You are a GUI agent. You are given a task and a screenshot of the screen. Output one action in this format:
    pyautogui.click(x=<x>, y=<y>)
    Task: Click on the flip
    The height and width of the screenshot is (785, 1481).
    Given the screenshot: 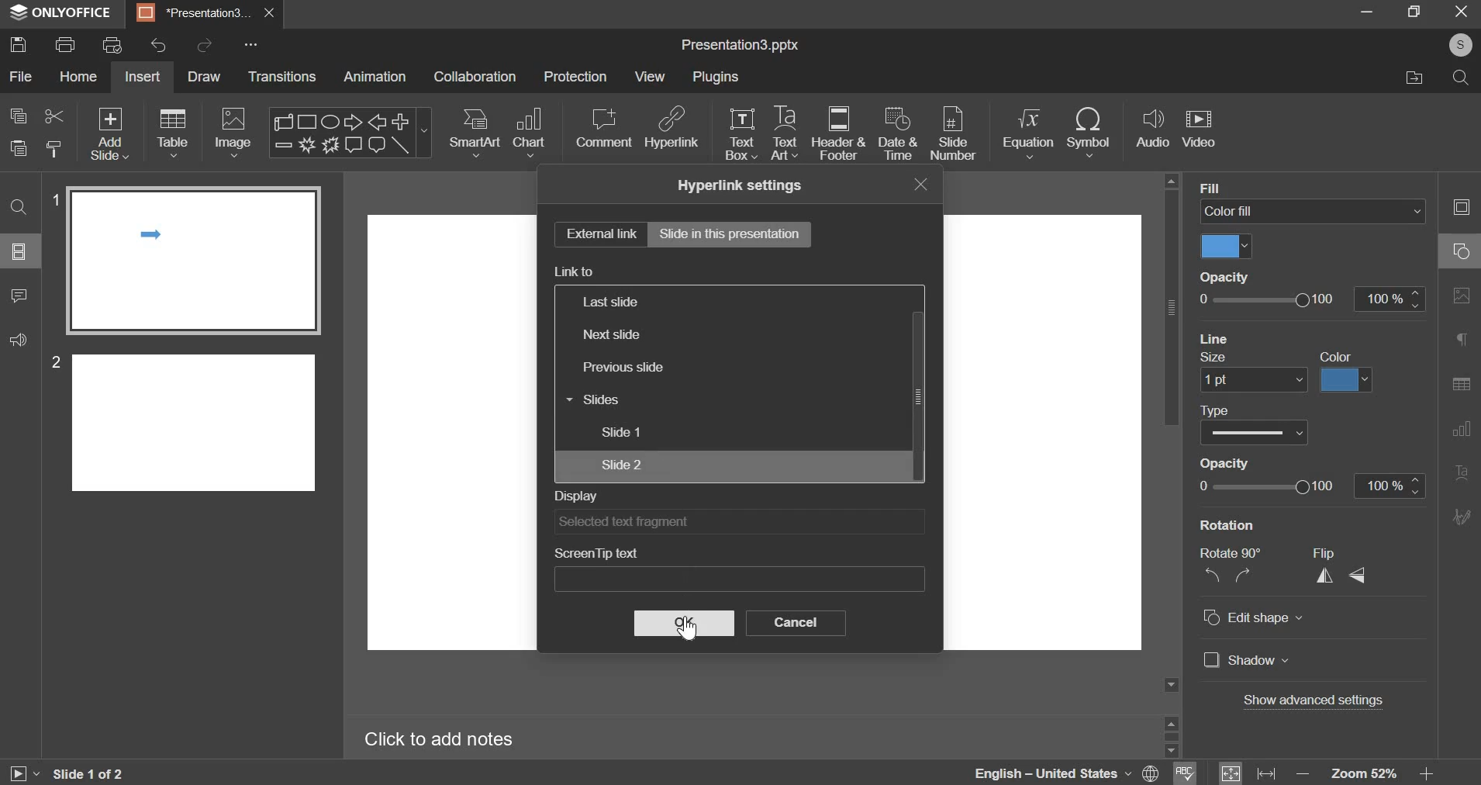 What is the action you would take?
    pyautogui.click(x=1323, y=554)
    